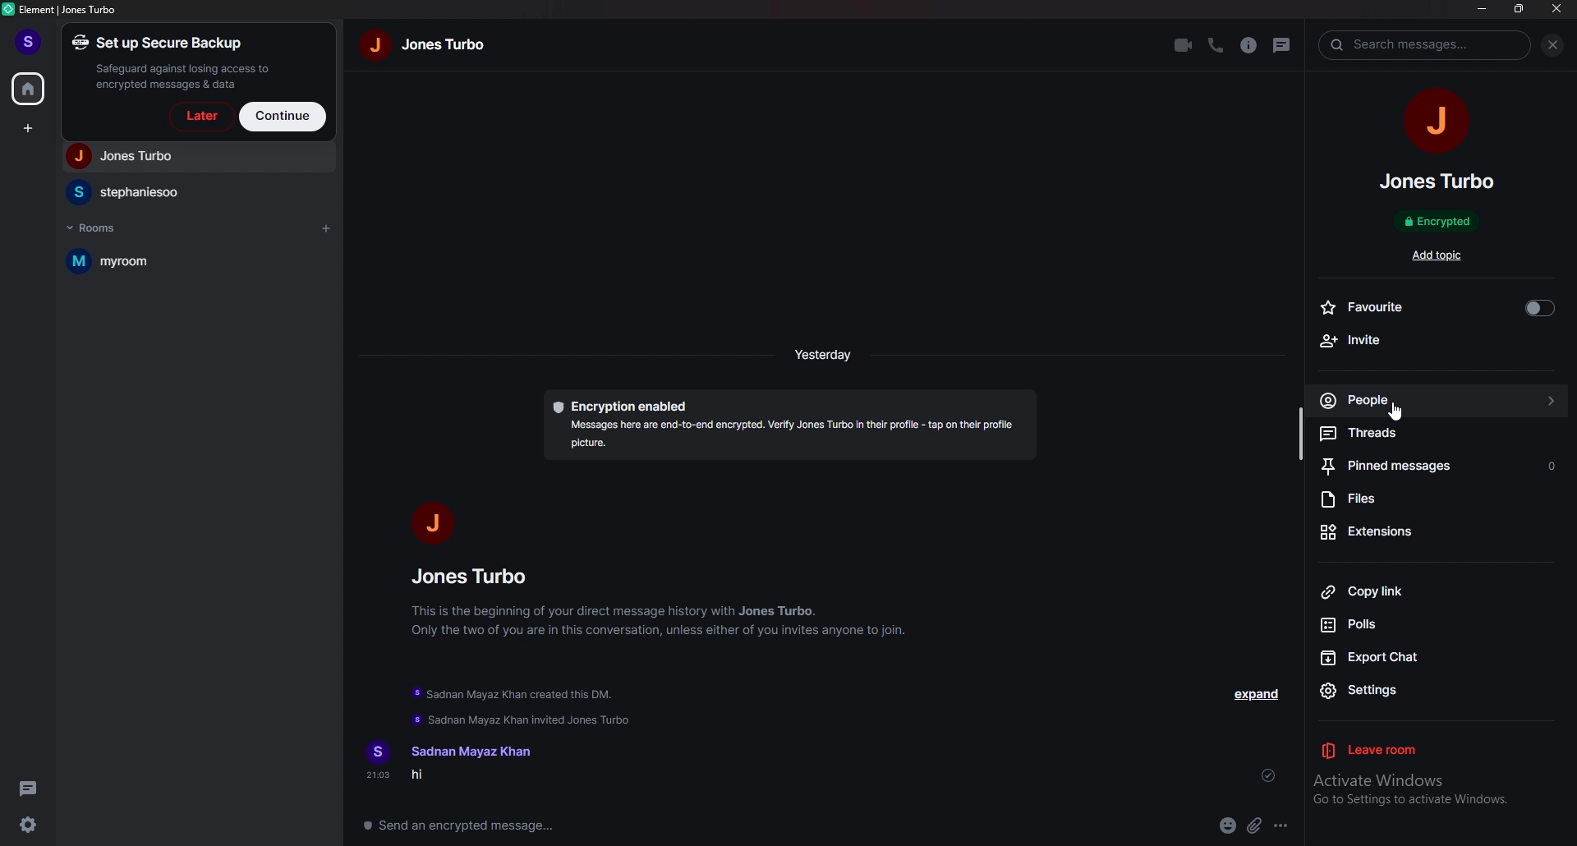 The width and height of the screenshot is (1577, 846). What do you see at coordinates (789, 426) in the screenshot?
I see `encryption description` at bounding box center [789, 426].